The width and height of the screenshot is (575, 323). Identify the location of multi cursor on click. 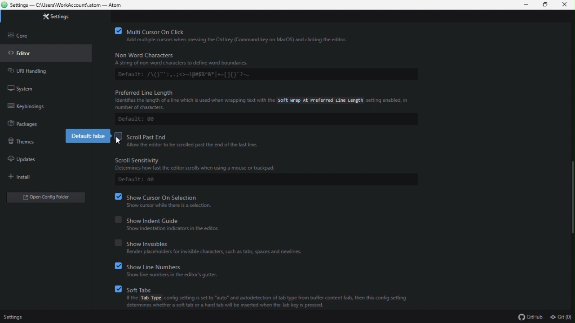
(238, 31).